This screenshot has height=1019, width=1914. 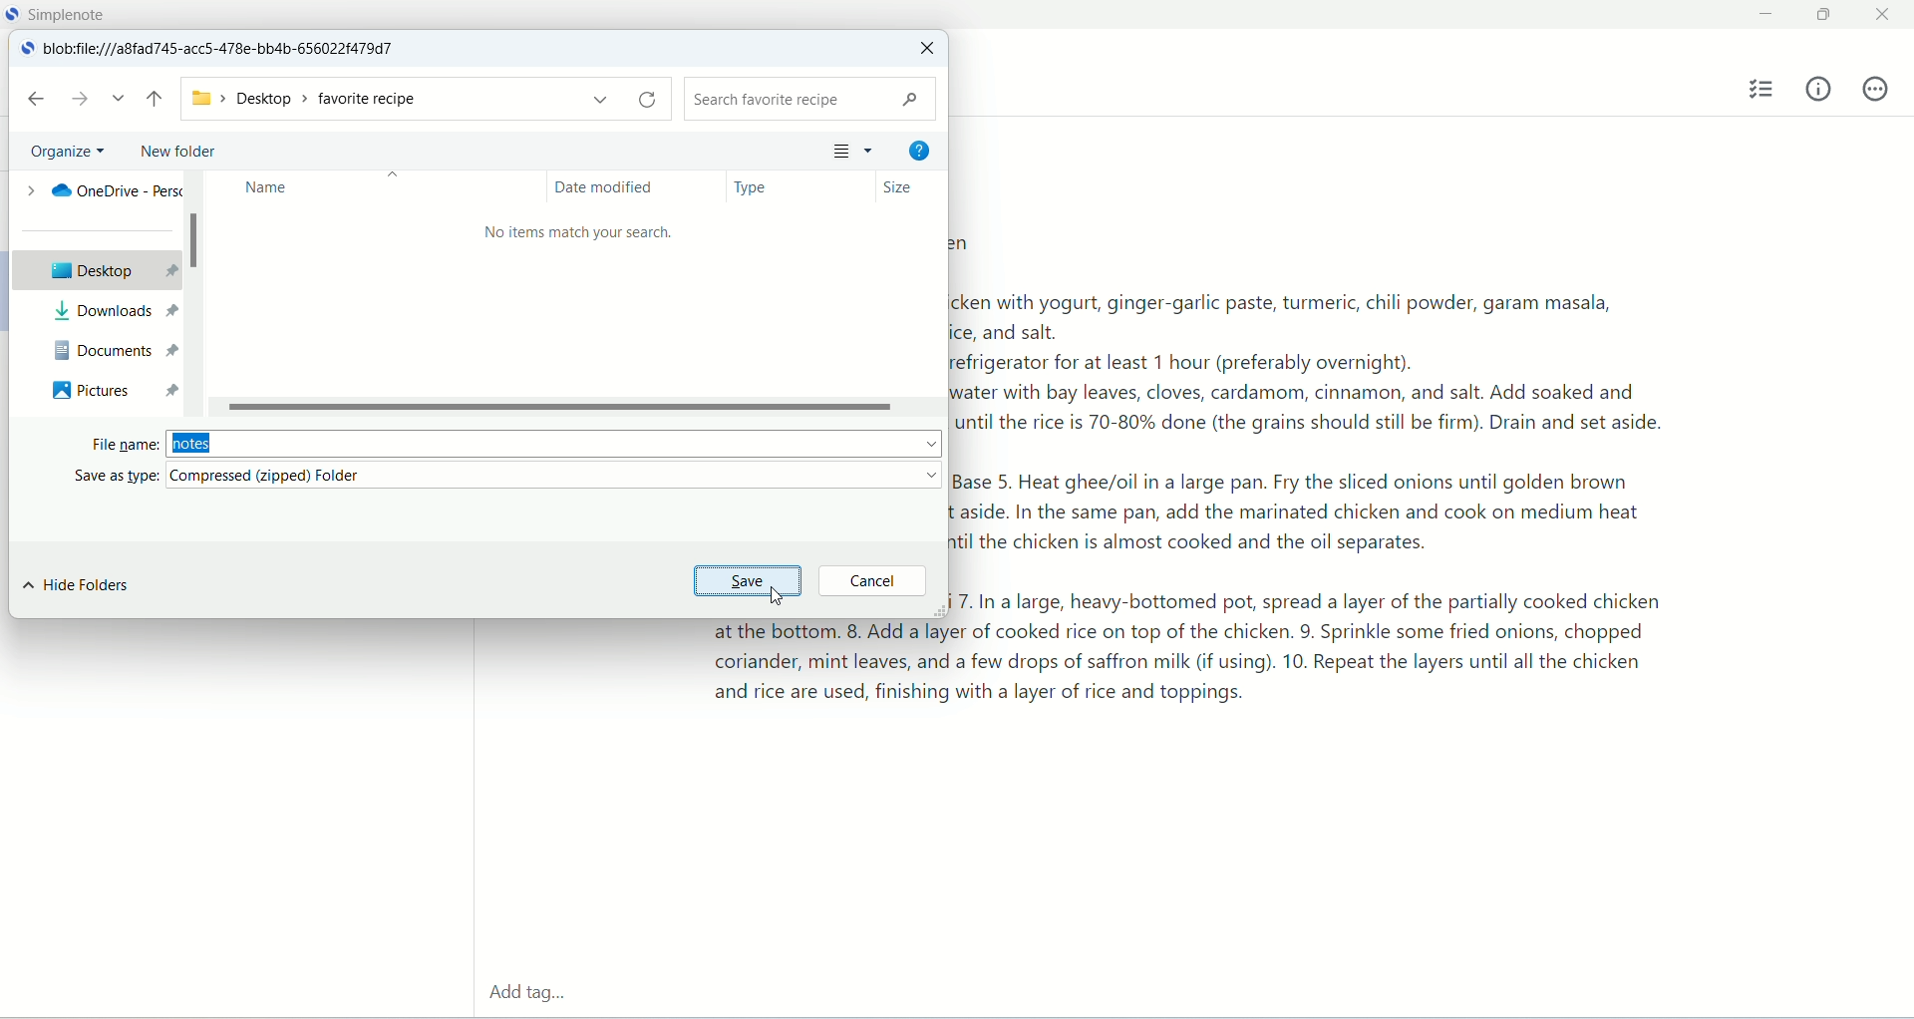 I want to click on save as type, so click(x=510, y=477).